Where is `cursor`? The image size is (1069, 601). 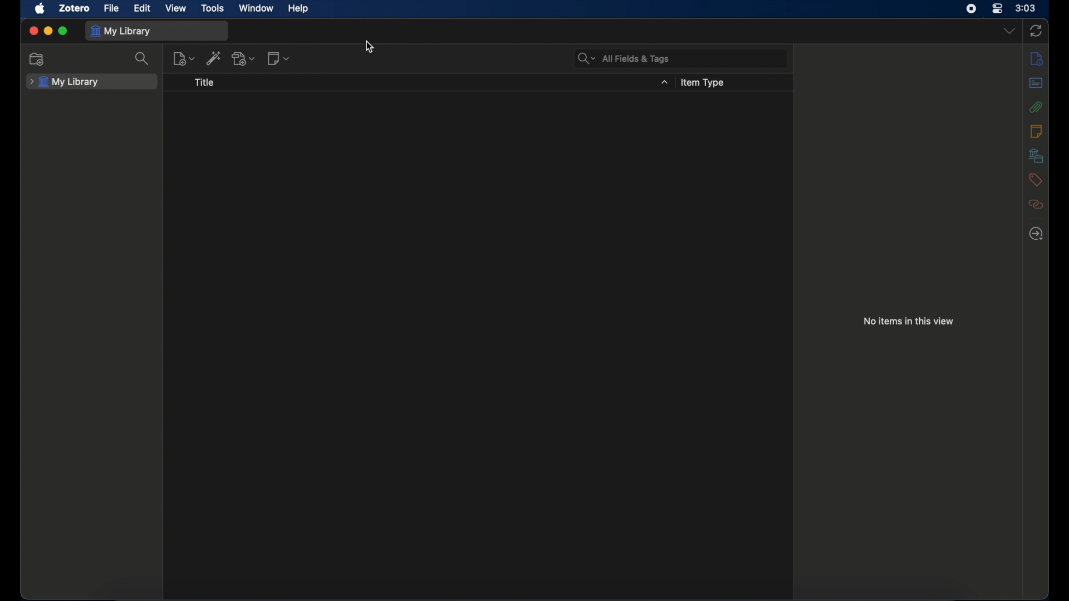 cursor is located at coordinates (370, 47).